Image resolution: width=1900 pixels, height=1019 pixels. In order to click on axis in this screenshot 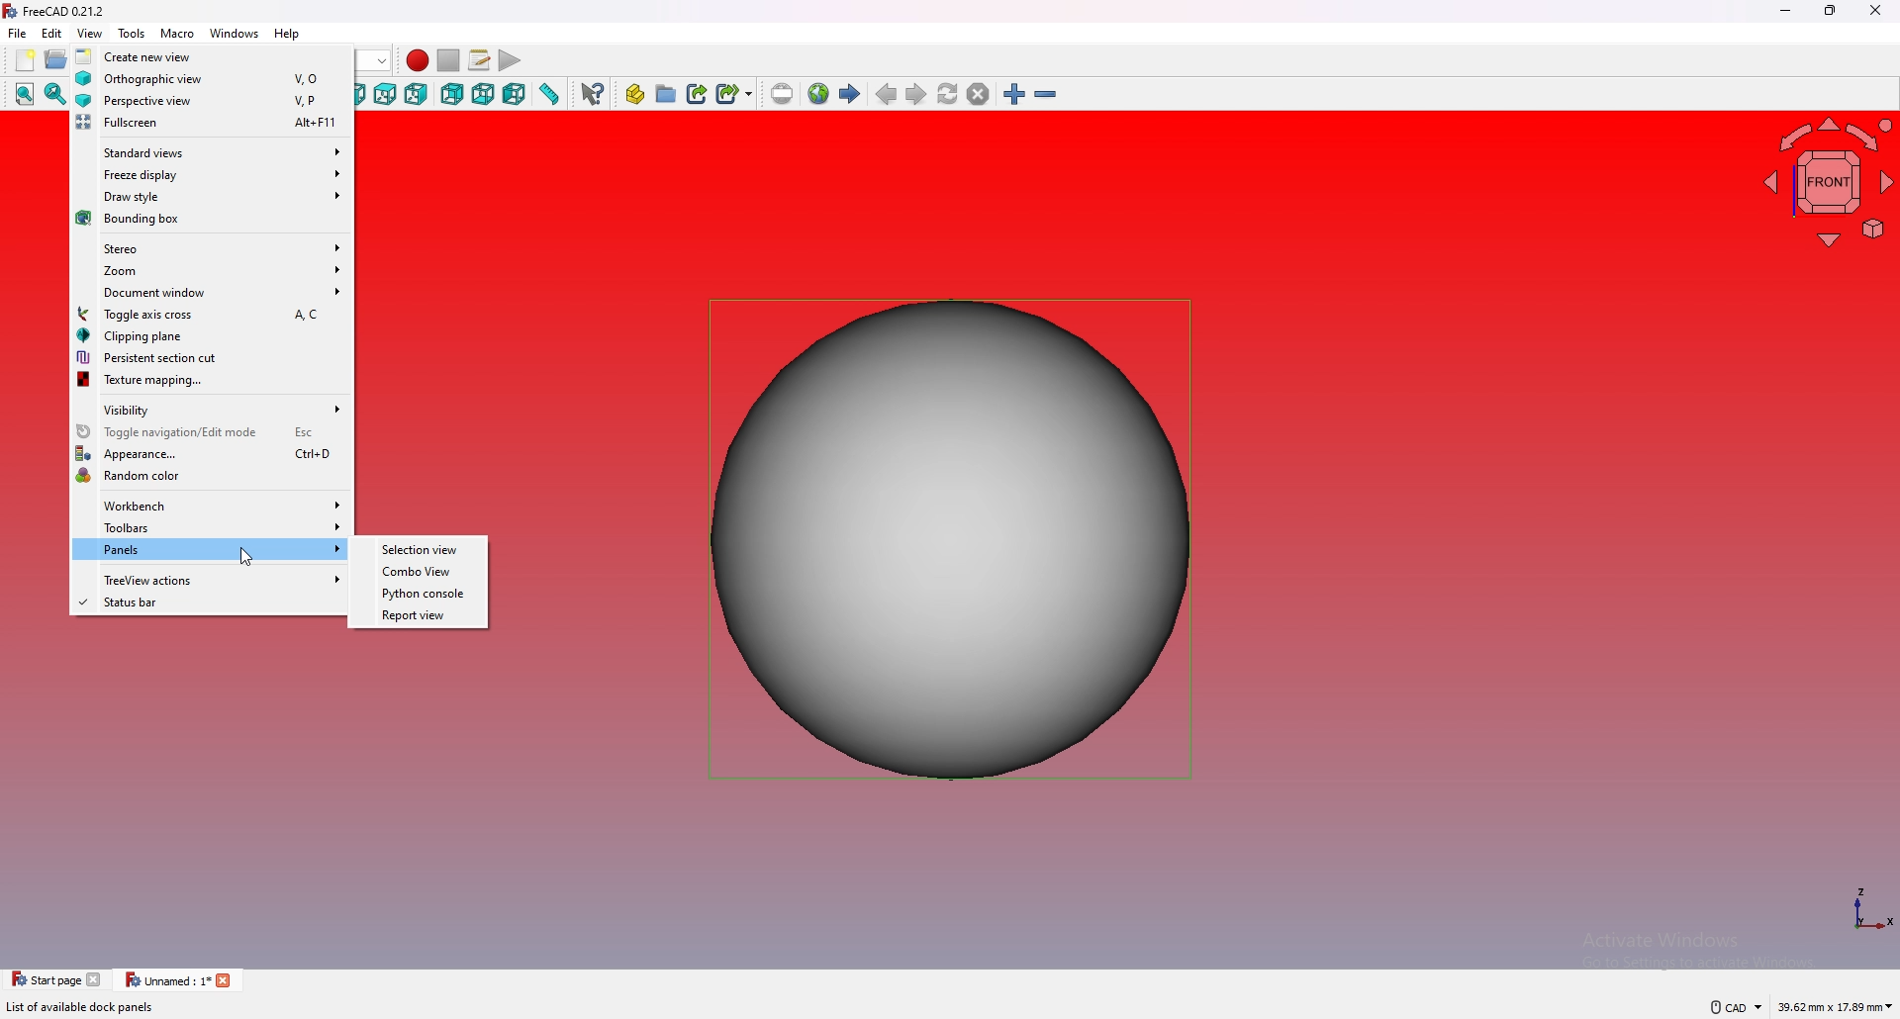, I will do `click(1871, 910)`.